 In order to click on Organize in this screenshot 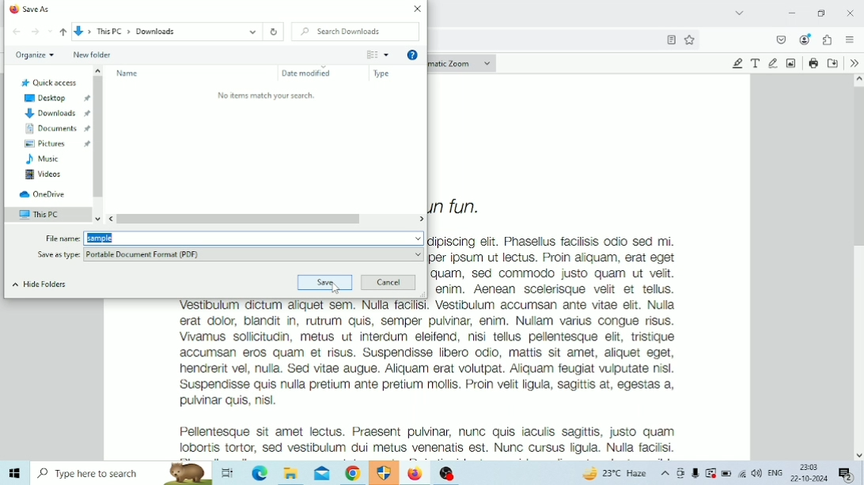, I will do `click(37, 55)`.